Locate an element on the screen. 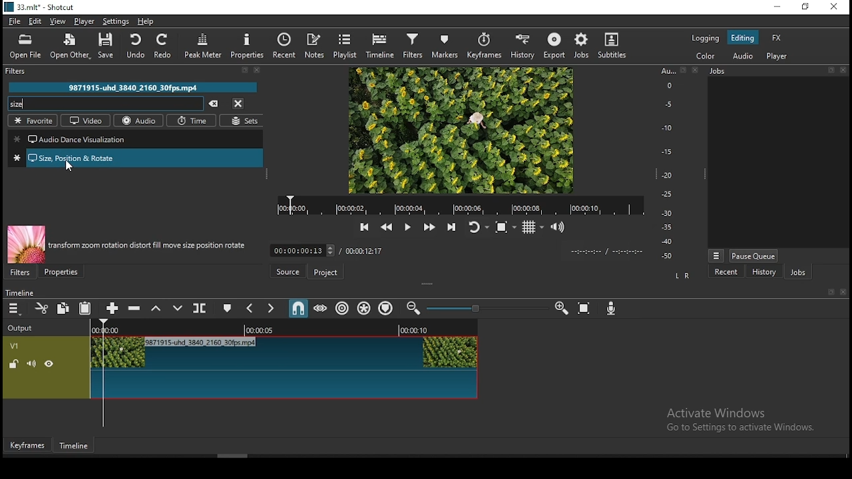  zoom timeine in is located at coordinates (562, 309).